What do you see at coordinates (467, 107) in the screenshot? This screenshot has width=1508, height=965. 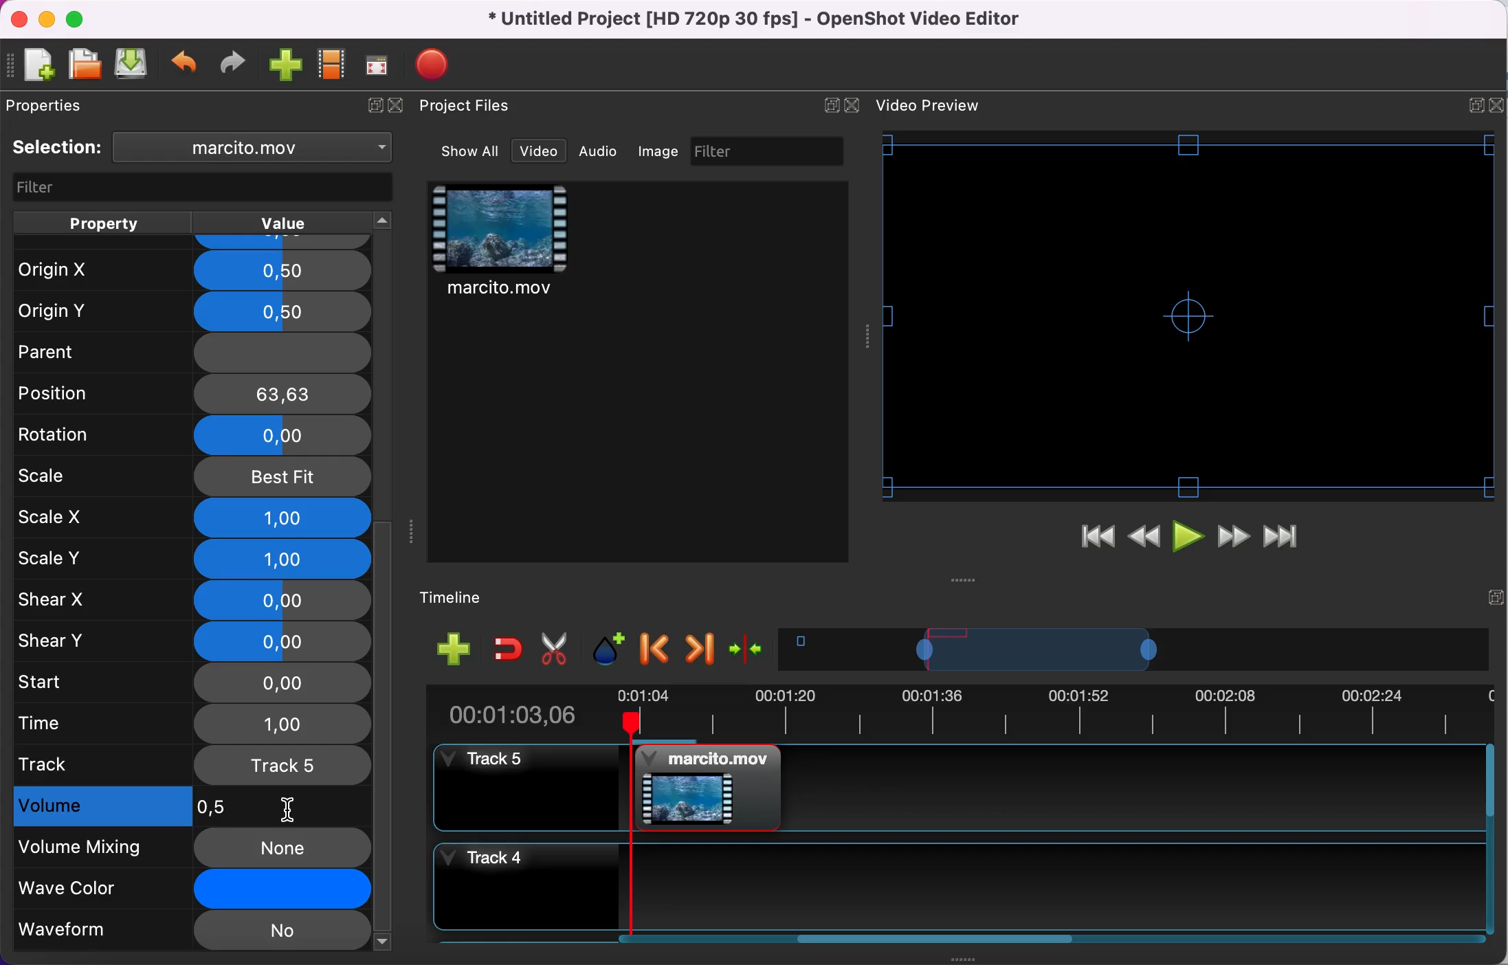 I see `project files` at bounding box center [467, 107].